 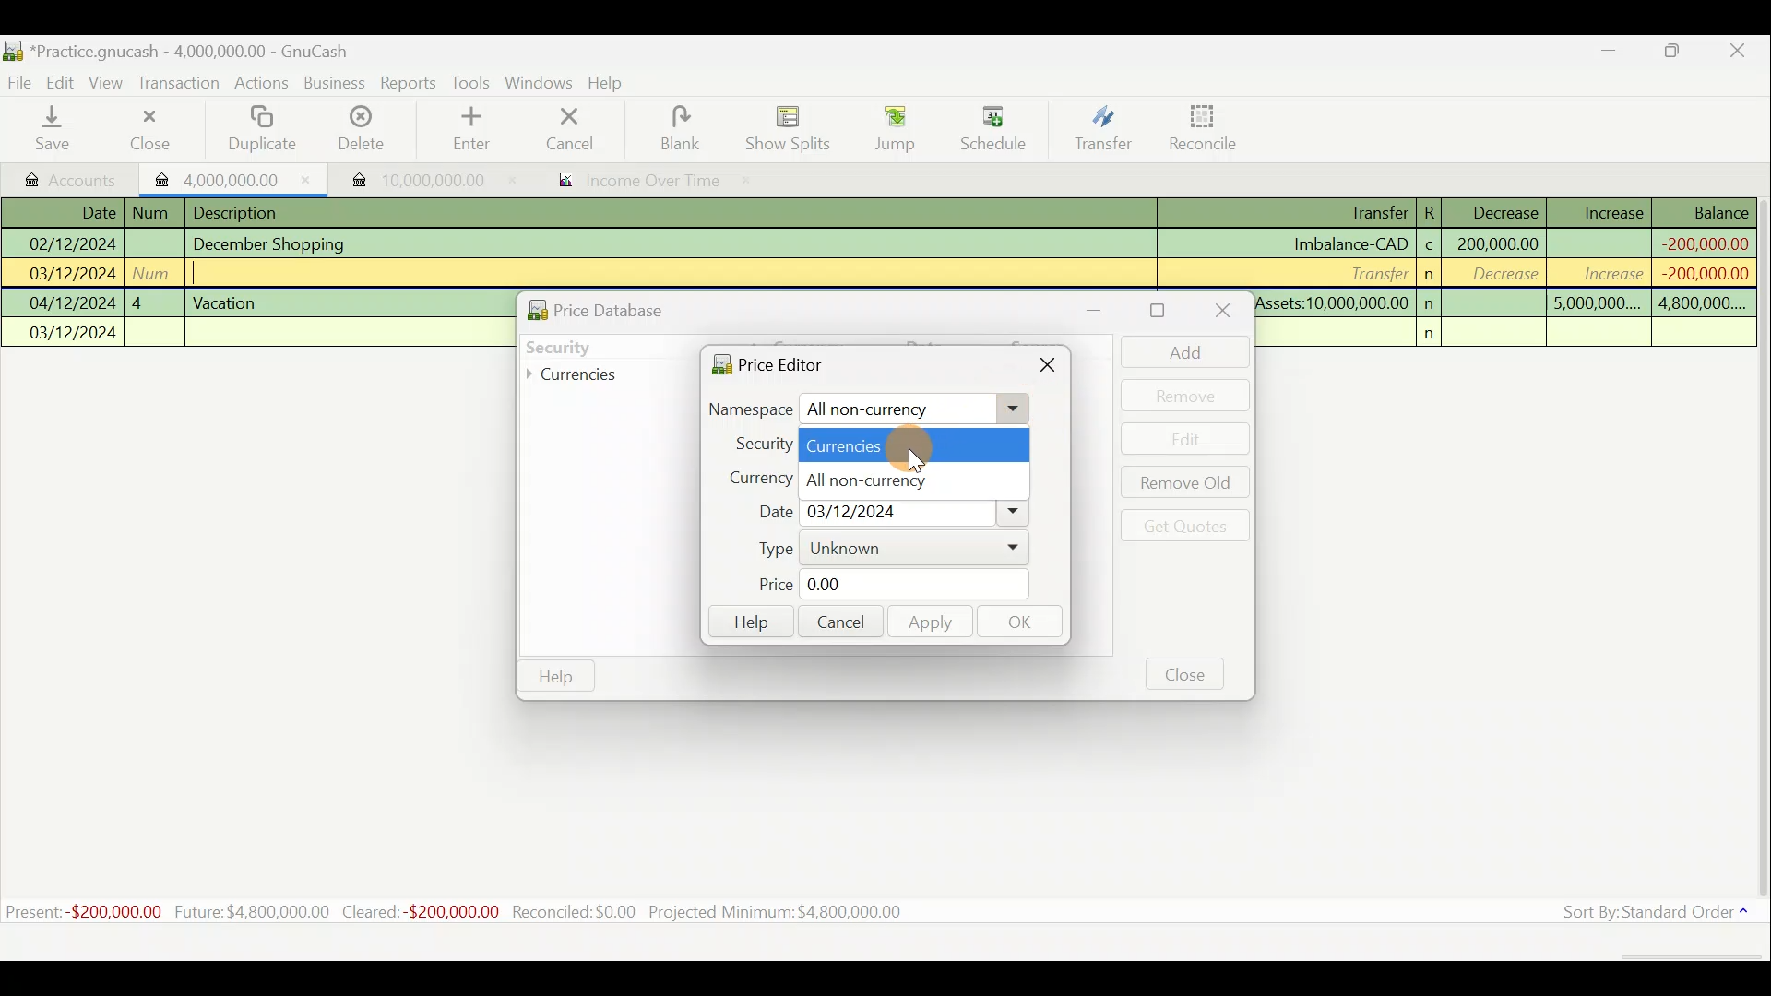 What do you see at coordinates (1683, 53) in the screenshot?
I see `Maximise` at bounding box center [1683, 53].